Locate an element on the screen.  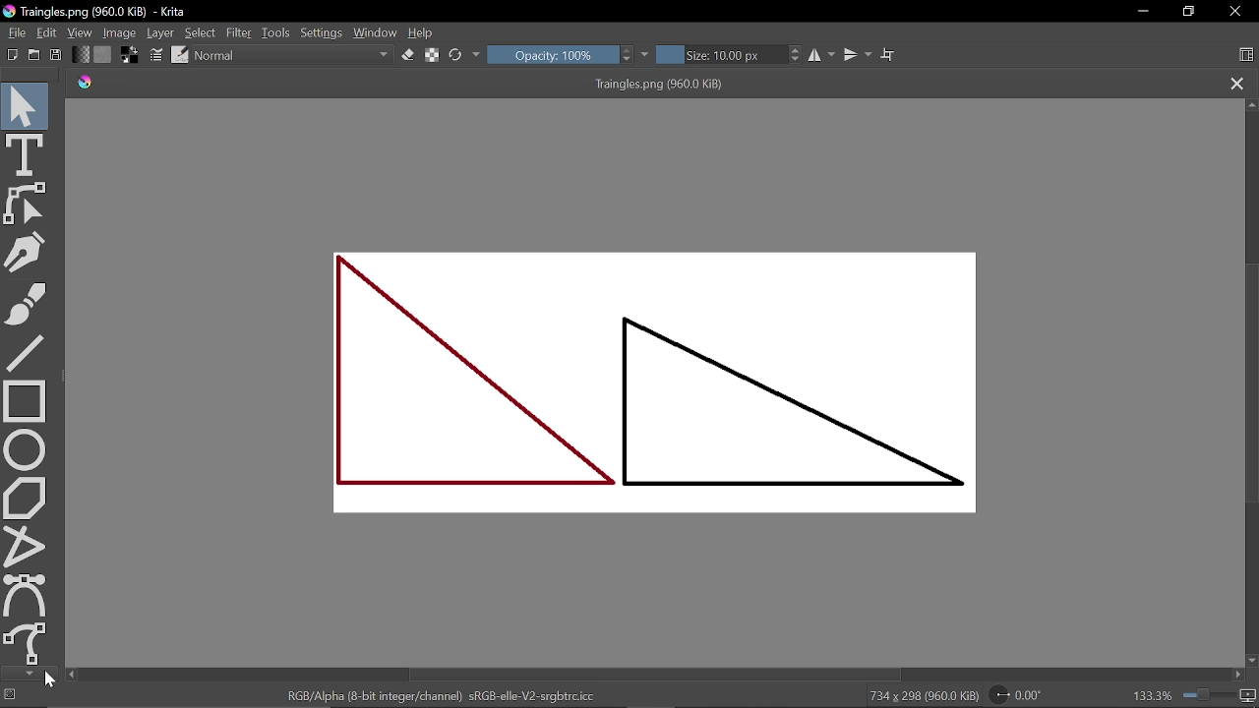
Bezier curve tool is located at coordinates (28, 596).